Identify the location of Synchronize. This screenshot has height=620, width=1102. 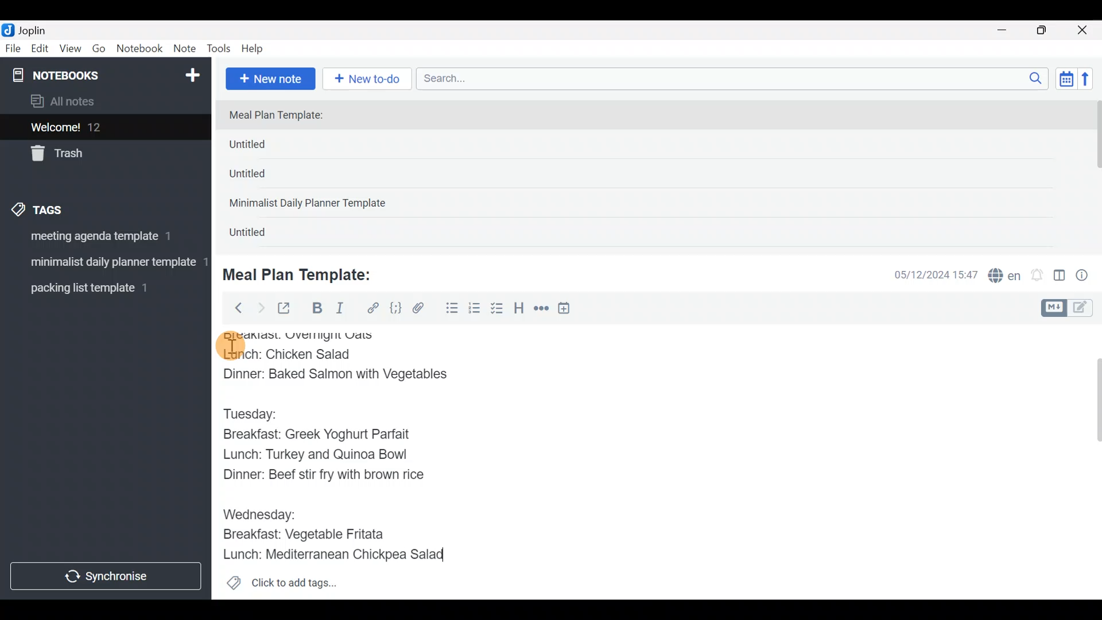
(107, 576).